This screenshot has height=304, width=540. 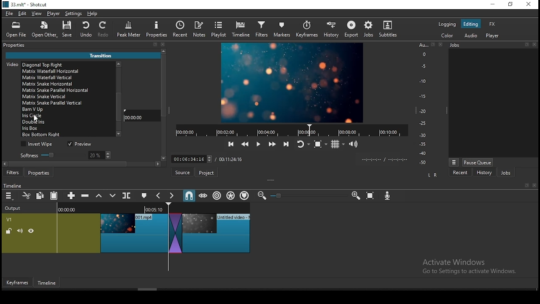 I want to click on zoom timeline out, so click(x=261, y=196).